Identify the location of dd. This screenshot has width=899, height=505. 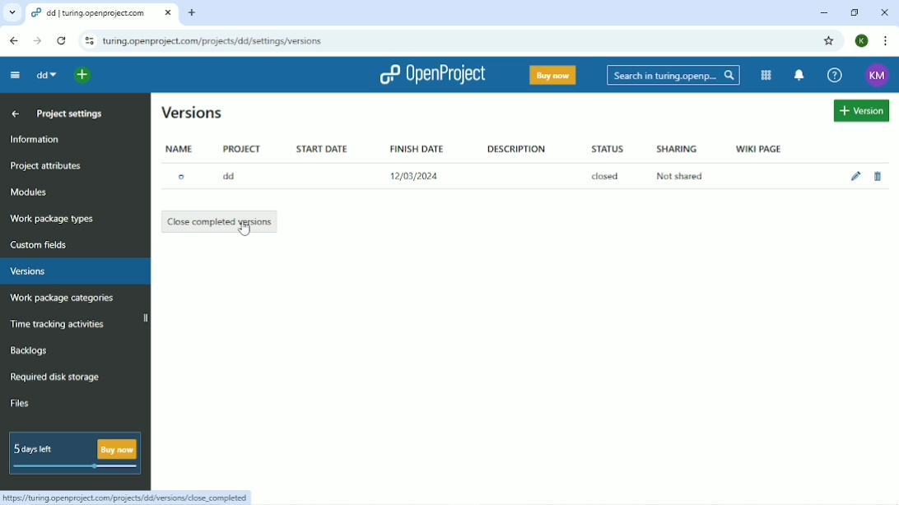
(45, 75).